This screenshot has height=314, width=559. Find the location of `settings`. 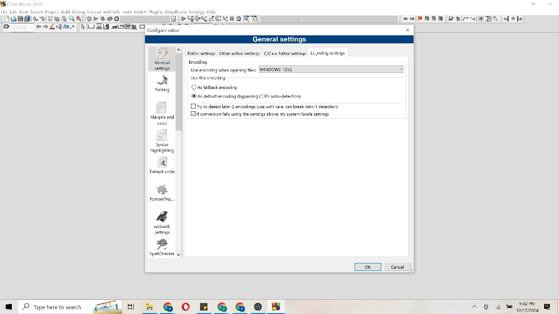

settings is located at coordinates (197, 12).